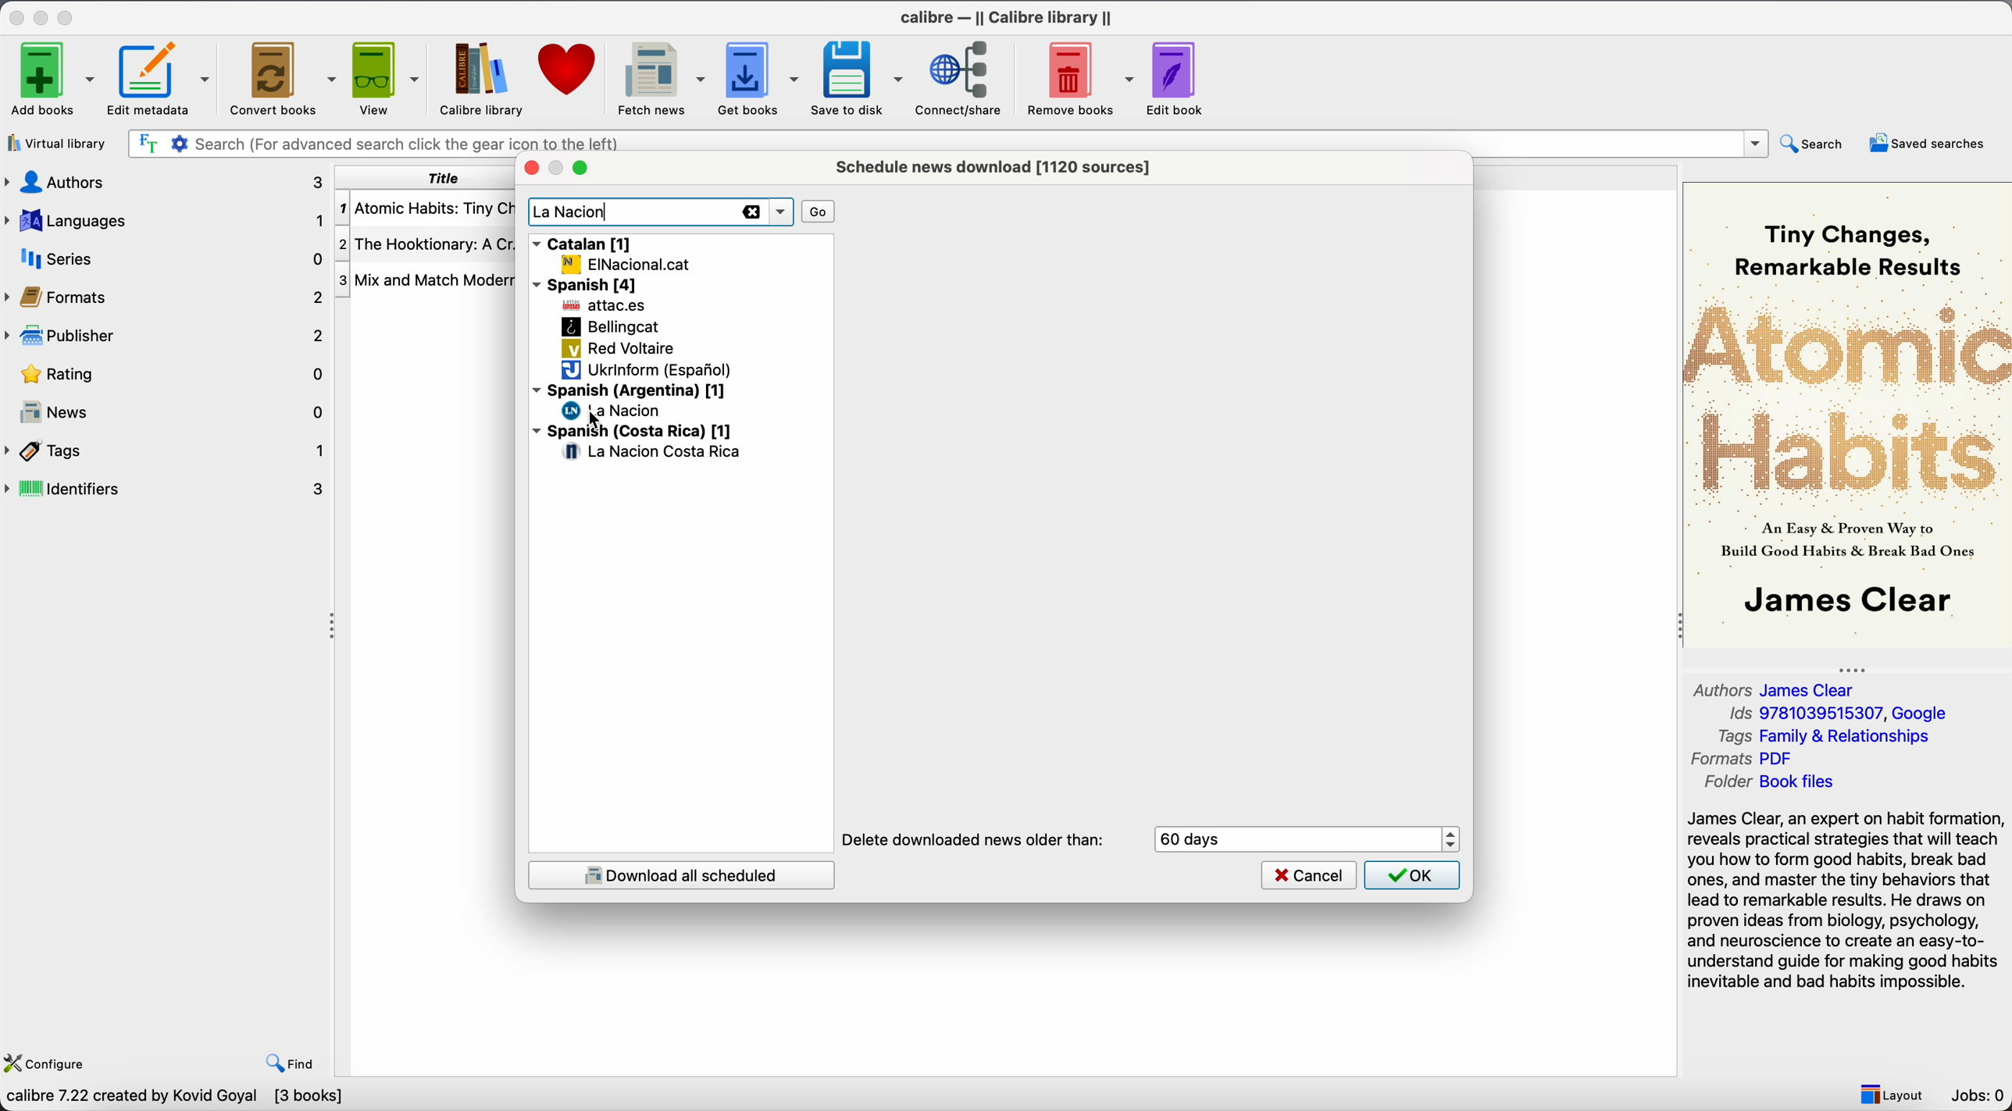 The width and height of the screenshot is (2012, 1111). I want to click on 60 days, so click(1198, 839).